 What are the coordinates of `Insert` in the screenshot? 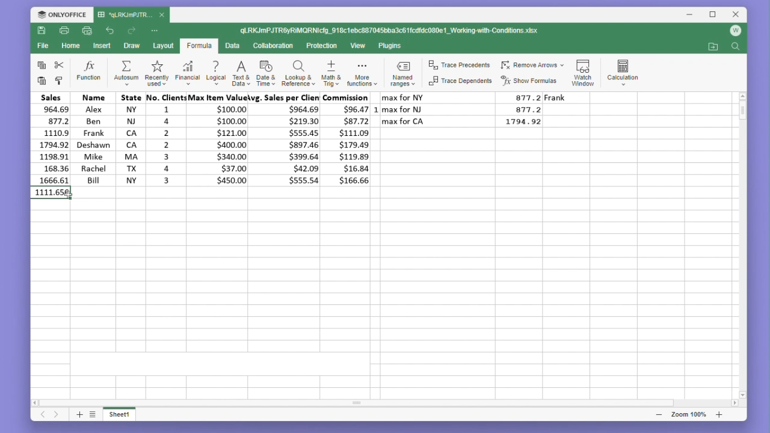 It's located at (100, 46).